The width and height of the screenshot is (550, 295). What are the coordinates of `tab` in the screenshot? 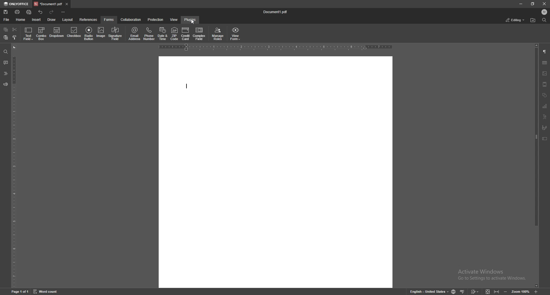 It's located at (48, 5).